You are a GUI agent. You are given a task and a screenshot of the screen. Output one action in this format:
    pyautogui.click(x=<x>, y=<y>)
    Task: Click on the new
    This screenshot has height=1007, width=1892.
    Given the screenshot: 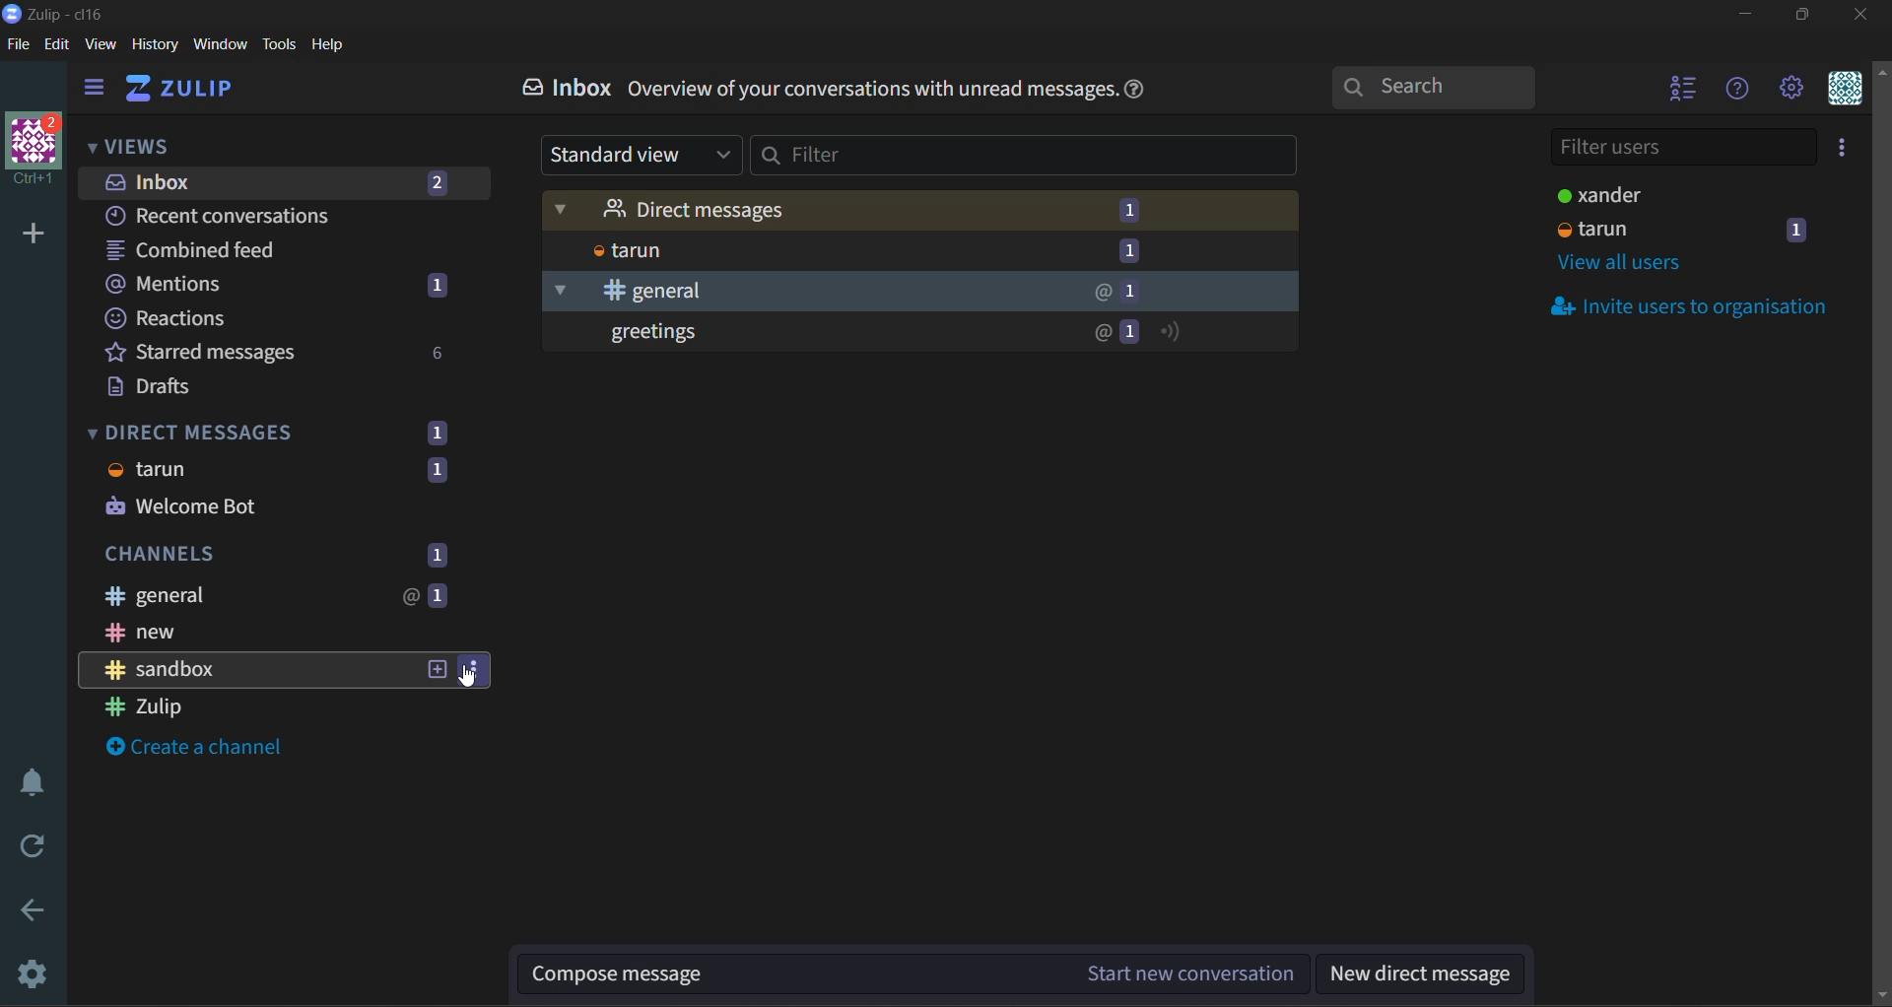 What is the action you would take?
    pyautogui.click(x=271, y=633)
    